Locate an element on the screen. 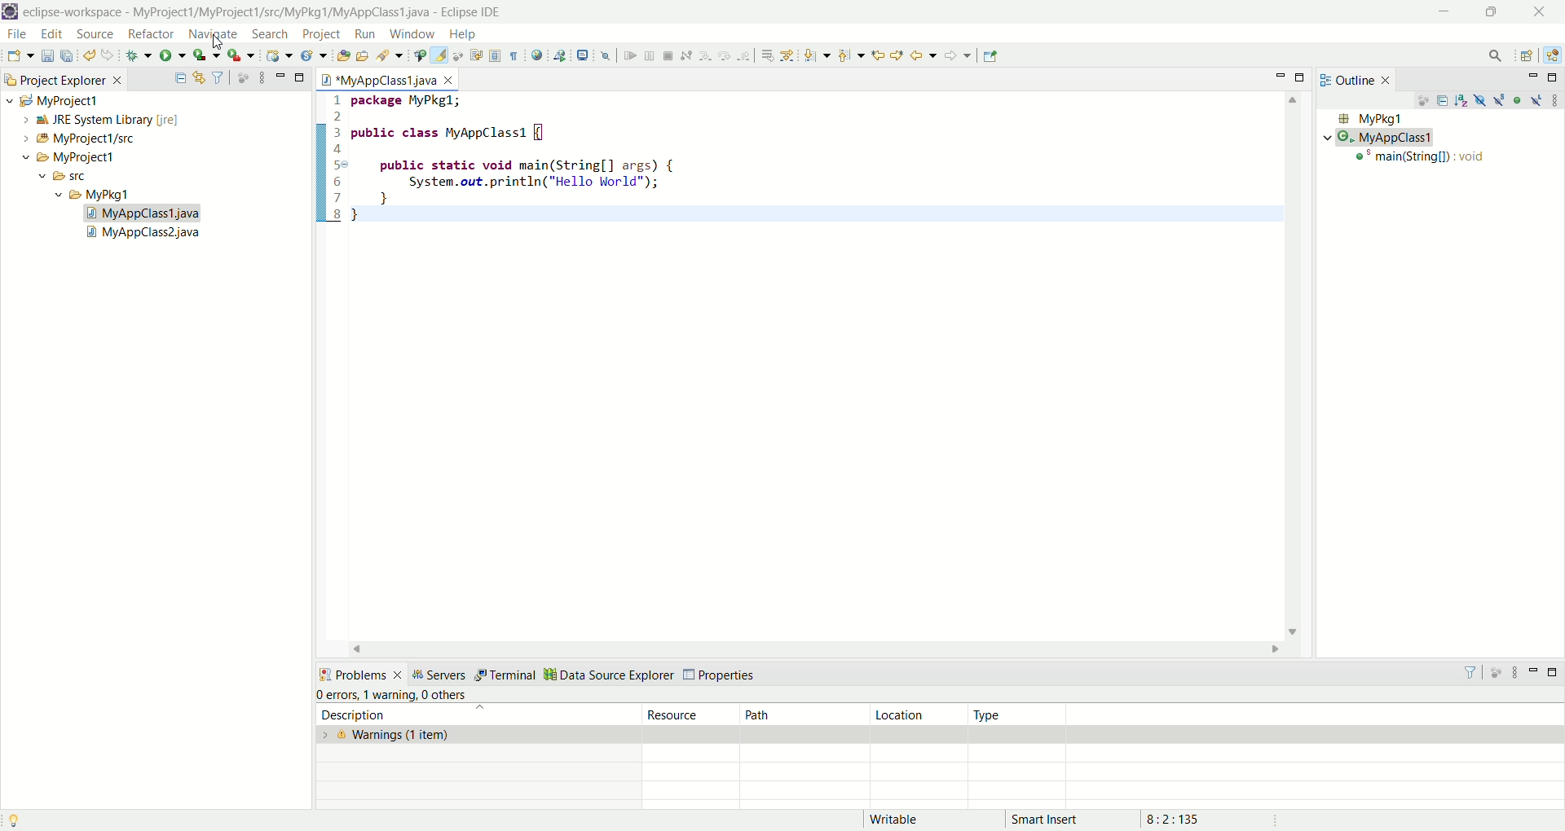 This screenshot has height=831, width=1565. my project1 is located at coordinates (51, 100).